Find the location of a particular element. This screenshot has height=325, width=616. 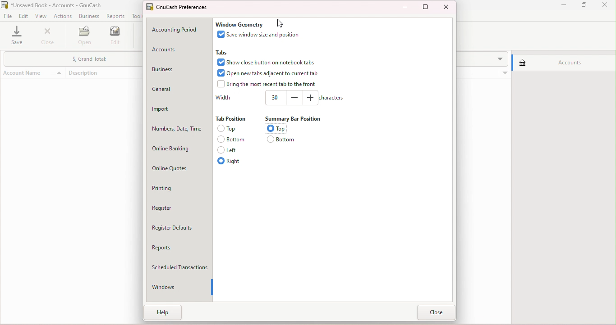

Width is located at coordinates (222, 98).